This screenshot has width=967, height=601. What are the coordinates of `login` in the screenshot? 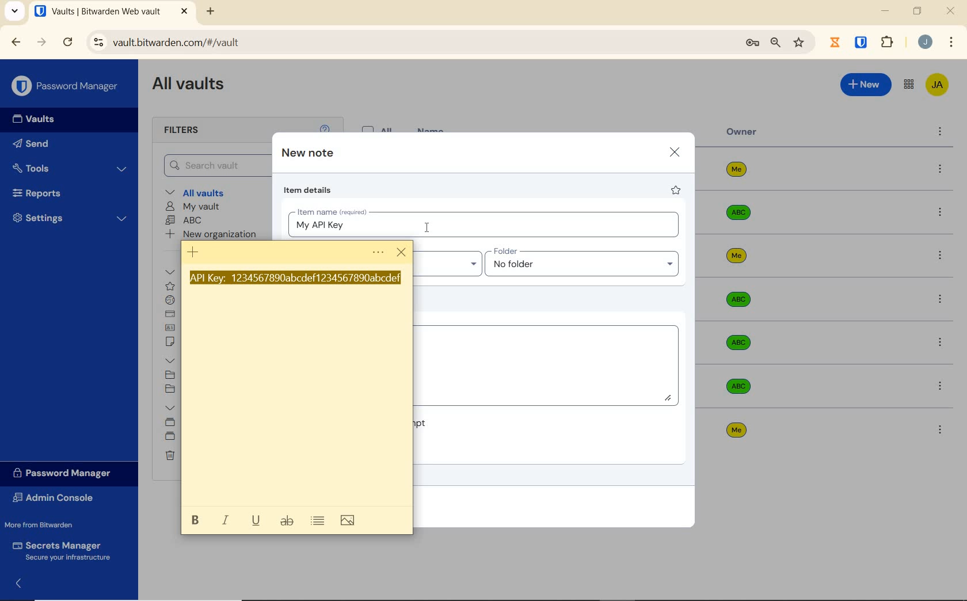 It's located at (171, 301).